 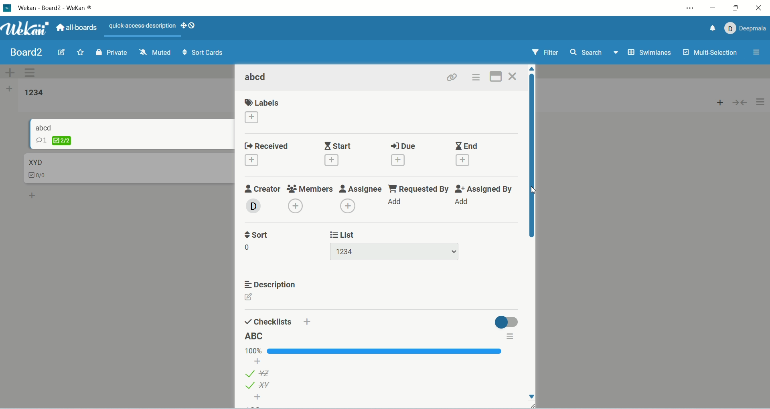 I want to click on swimlanes, so click(x=649, y=53).